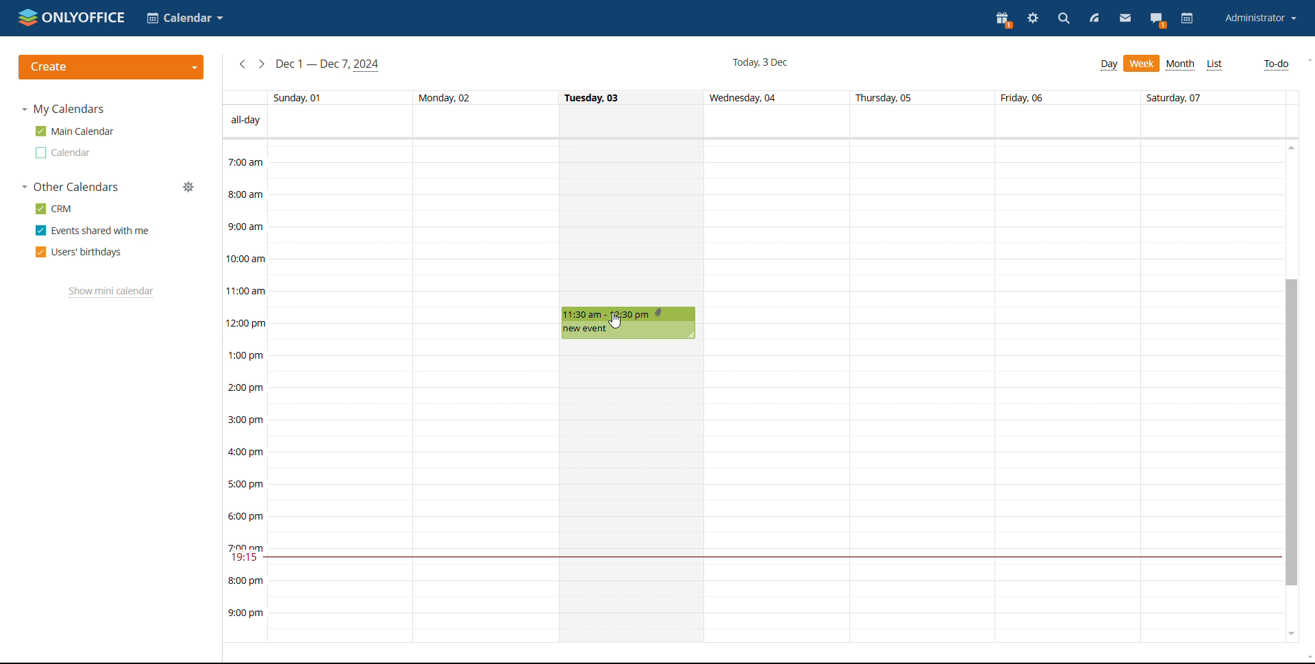 The width and height of the screenshot is (1315, 664). What do you see at coordinates (1216, 65) in the screenshot?
I see `List` at bounding box center [1216, 65].